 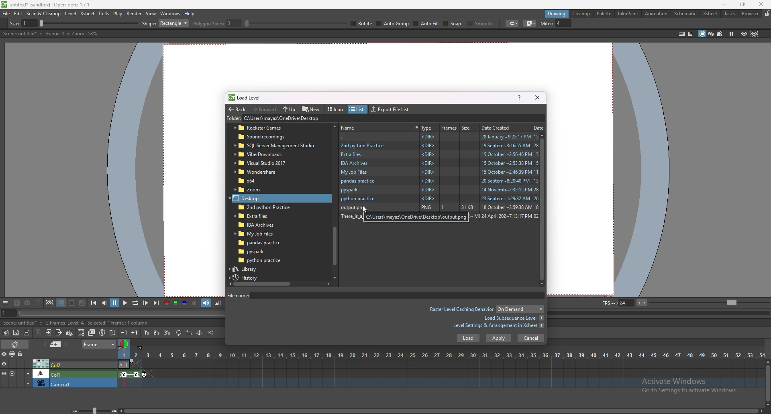 What do you see at coordinates (652, 24) in the screenshot?
I see `cap` at bounding box center [652, 24].